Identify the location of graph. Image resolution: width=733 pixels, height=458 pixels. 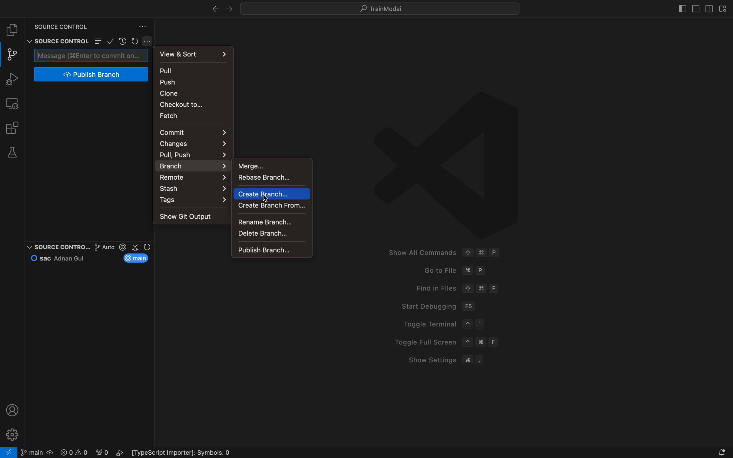
(97, 246).